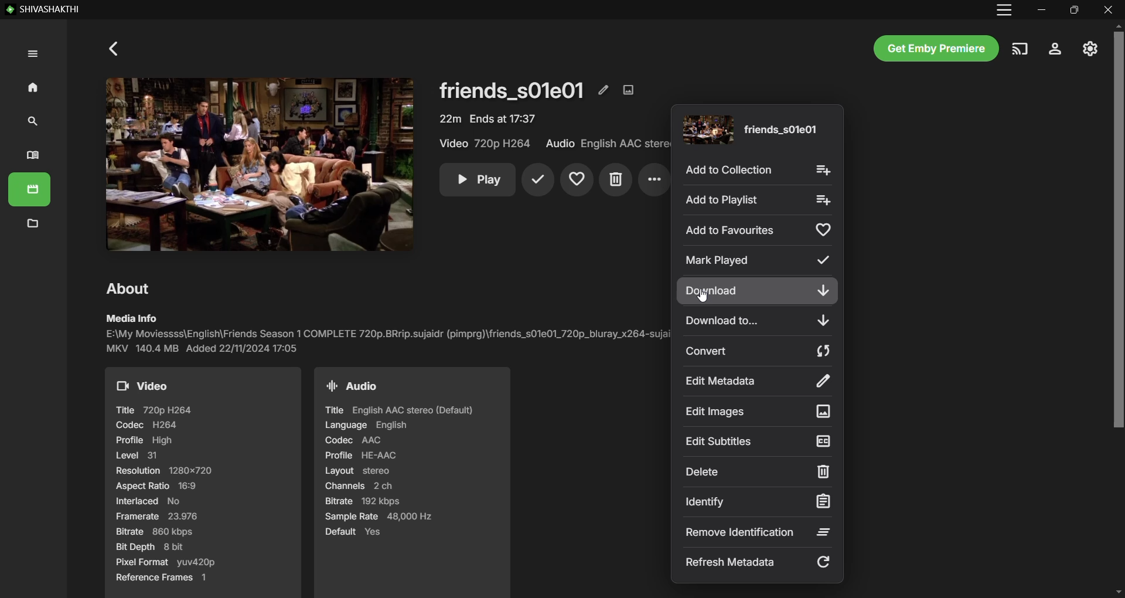 This screenshot has width=1125, height=598. Describe the element at coordinates (936, 48) in the screenshot. I see `Get Emby Premiere` at that location.